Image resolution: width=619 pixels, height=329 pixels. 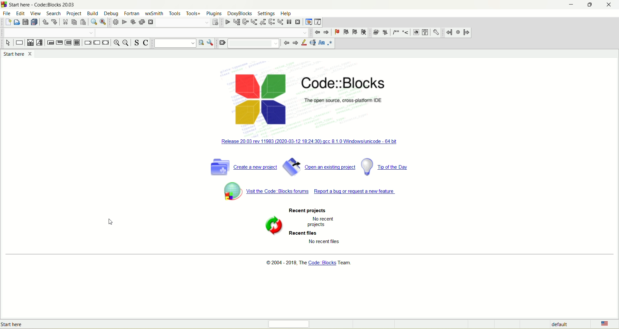 What do you see at coordinates (306, 211) in the screenshot?
I see `recent projects` at bounding box center [306, 211].